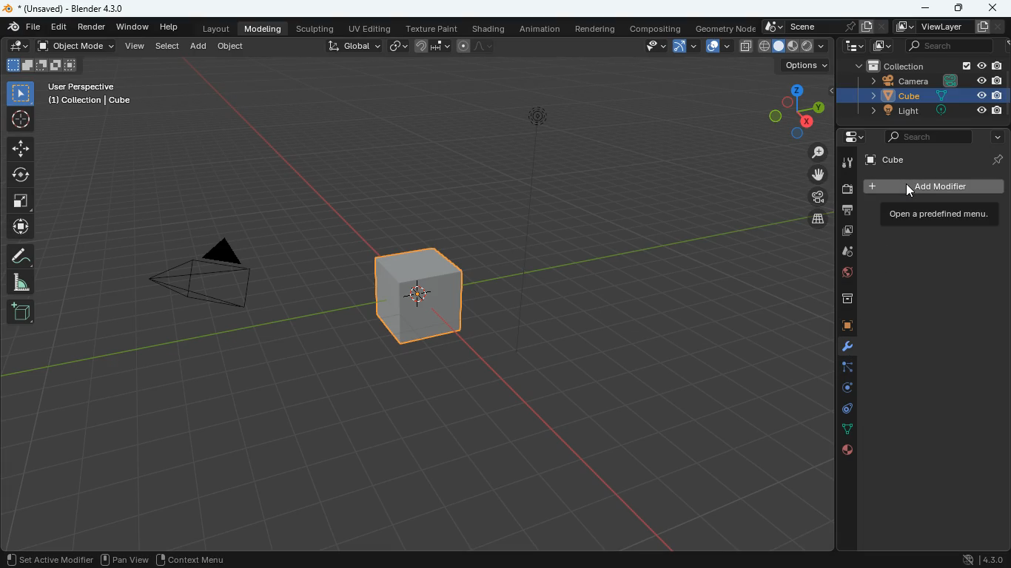  Describe the element at coordinates (910, 193) in the screenshot. I see `cursor` at that location.